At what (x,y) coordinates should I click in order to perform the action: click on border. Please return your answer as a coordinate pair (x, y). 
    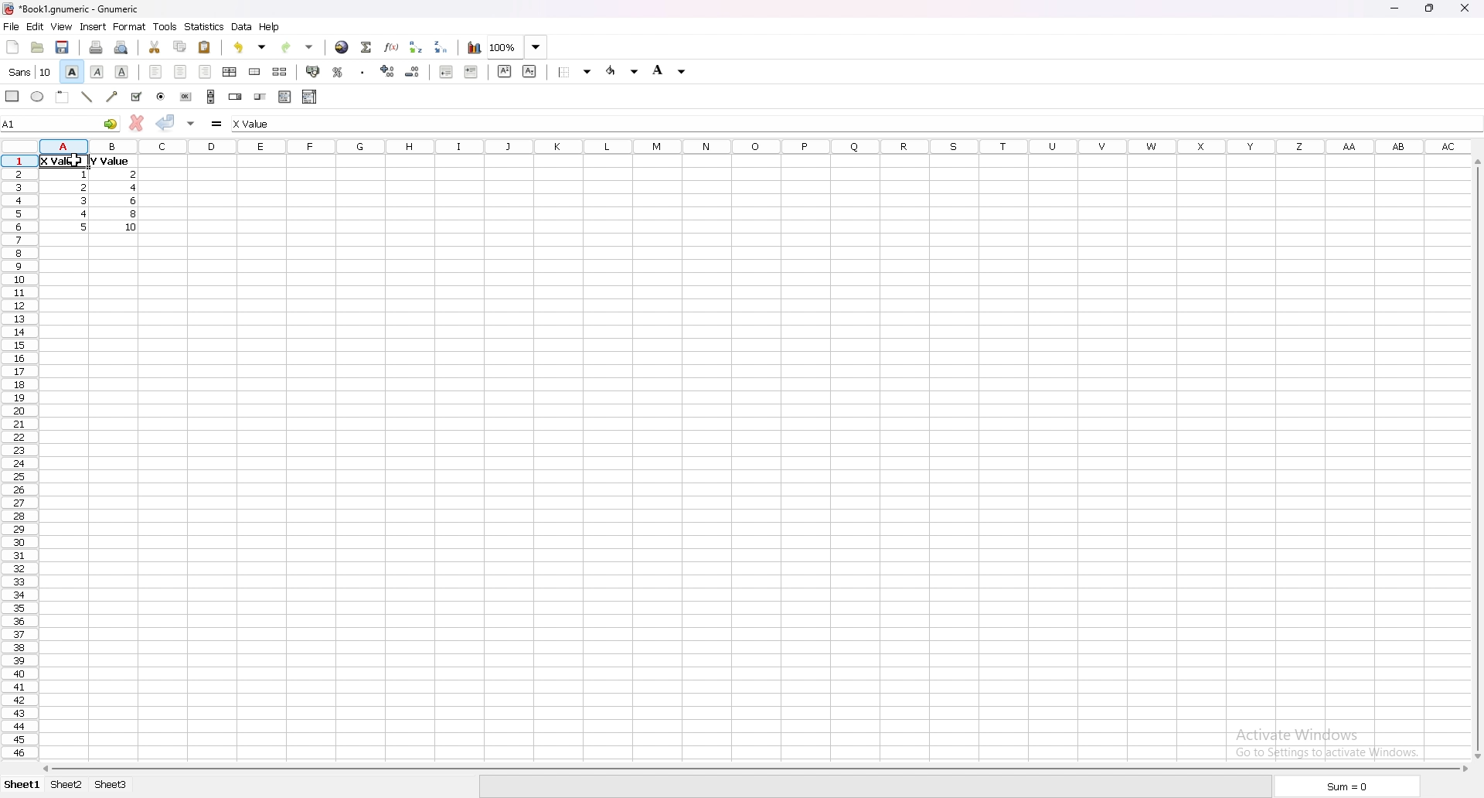
    Looking at the image, I should click on (577, 71).